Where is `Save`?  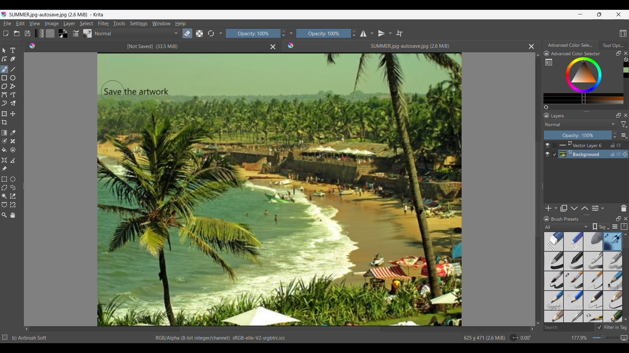
Save is located at coordinates (28, 33).